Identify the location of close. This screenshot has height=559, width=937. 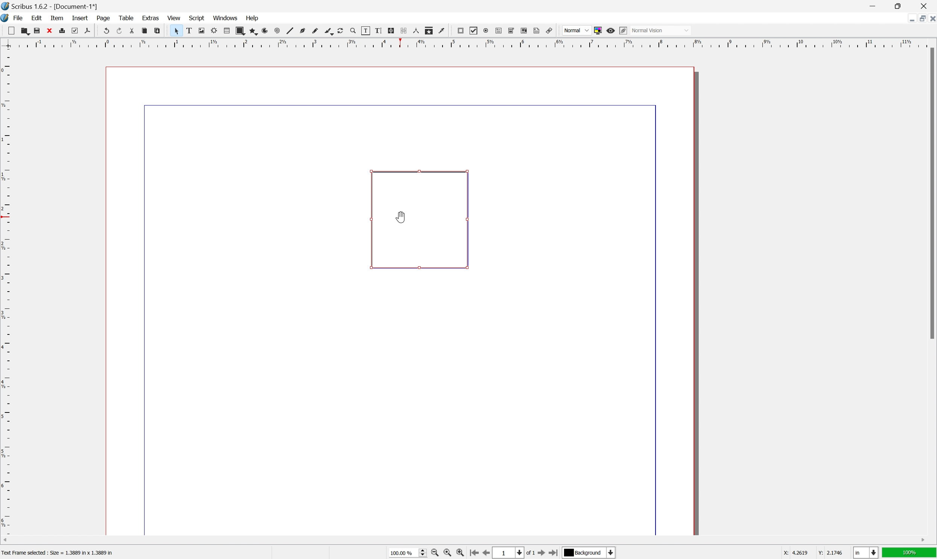
(931, 20).